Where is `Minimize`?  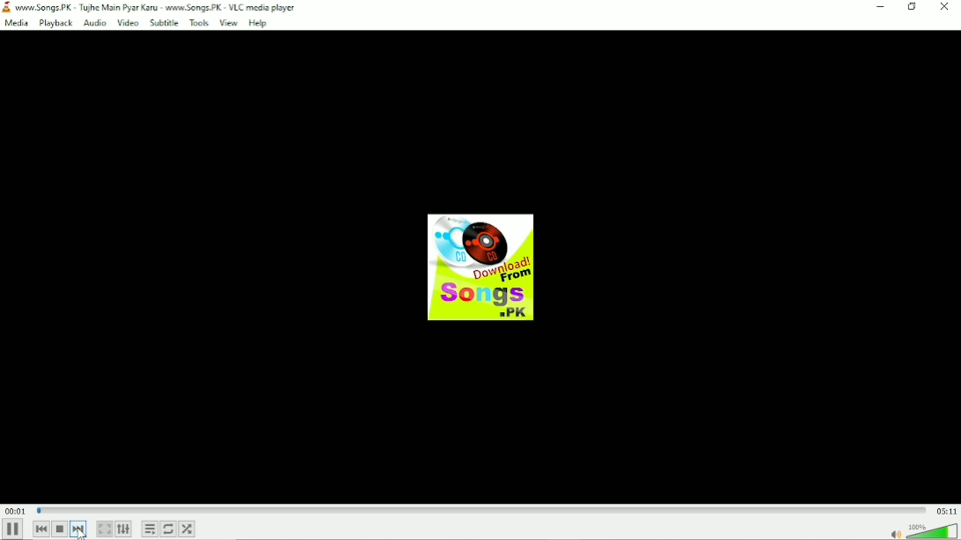
Minimize is located at coordinates (879, 8).